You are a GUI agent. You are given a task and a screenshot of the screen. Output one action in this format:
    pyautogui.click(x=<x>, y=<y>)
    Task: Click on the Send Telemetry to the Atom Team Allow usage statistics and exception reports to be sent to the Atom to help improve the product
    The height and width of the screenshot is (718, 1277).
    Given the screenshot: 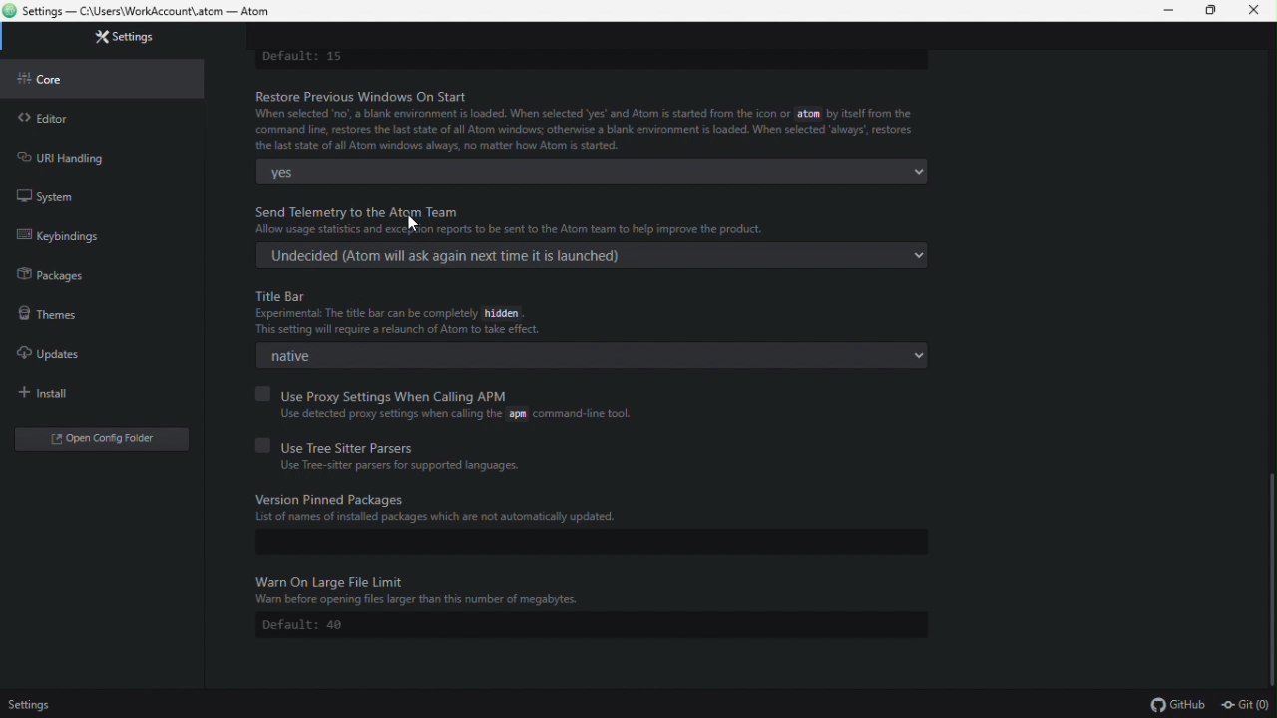 What is the action you would take?
    pyautogui.click(x=497, y=222)
    